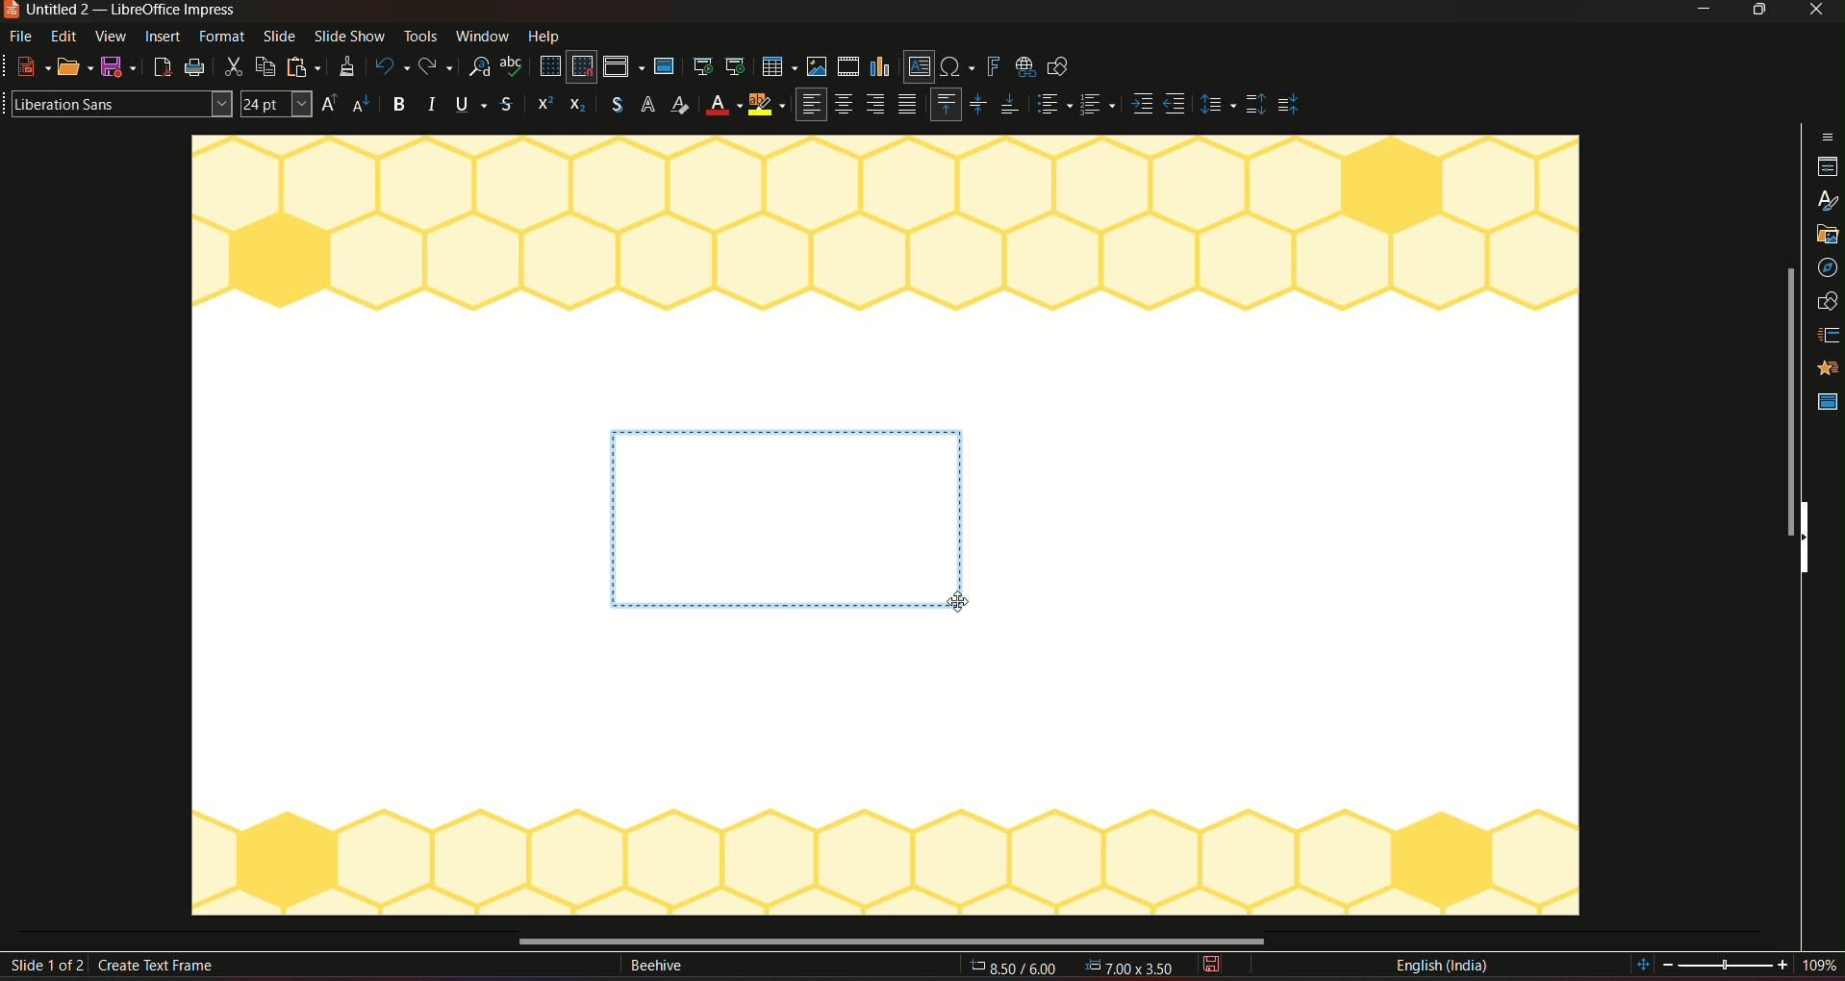 The width and height of the screenshot is (1845, 981). I want to click on Strikethrough, so click(507, 105).